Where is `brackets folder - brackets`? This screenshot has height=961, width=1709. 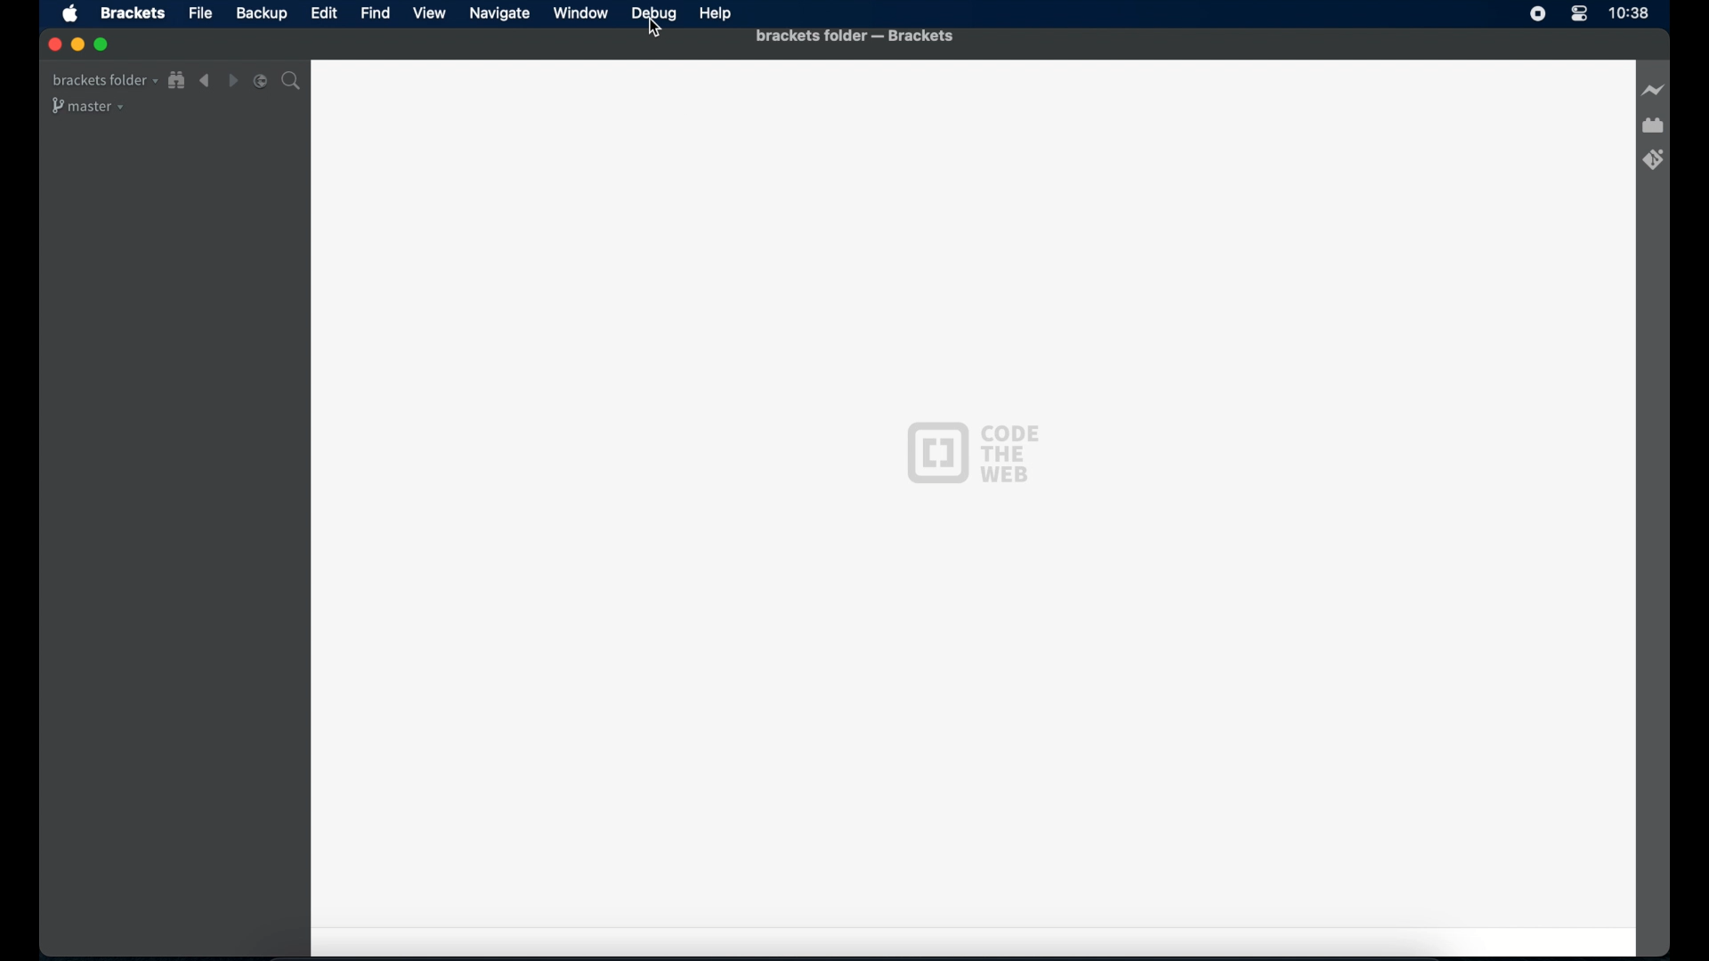 brackets folder - brackets is located at coordinates (855, 37).